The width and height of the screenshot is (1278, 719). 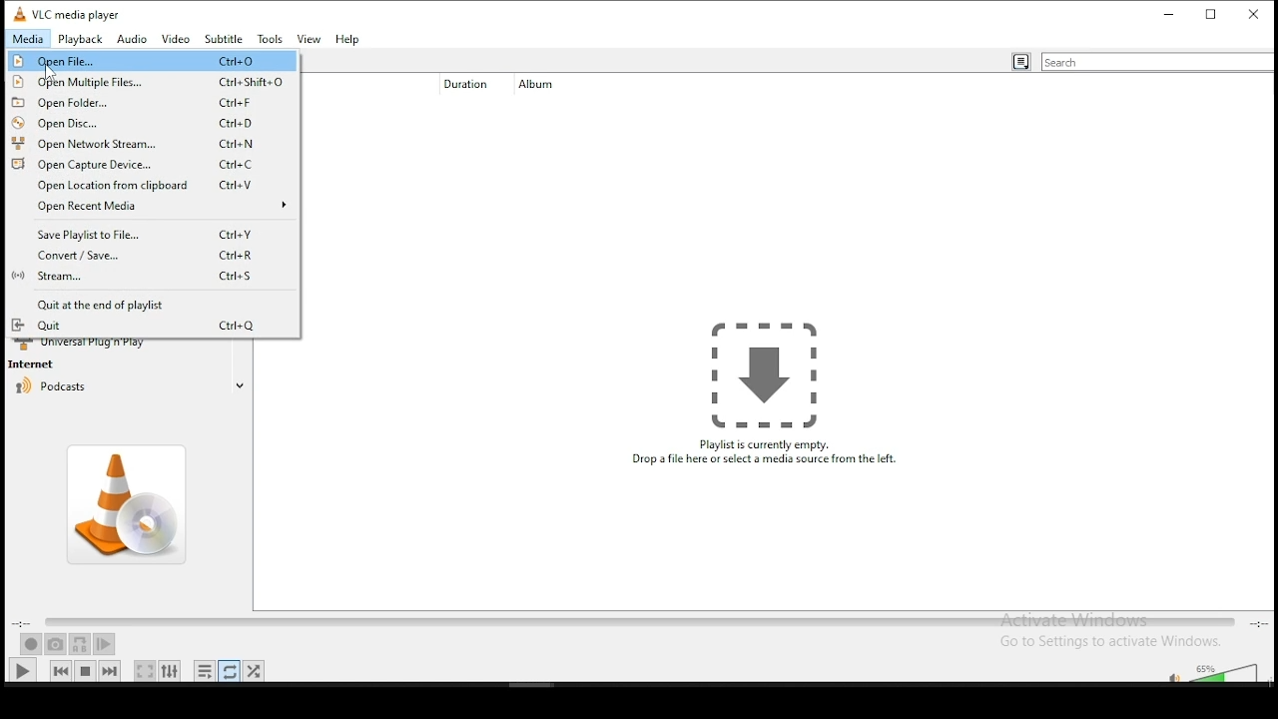 I want to click on open capture device, so click(x=154, y=163).